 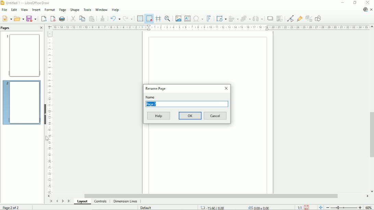 I want to click on Help, so click(x=159, y=116).